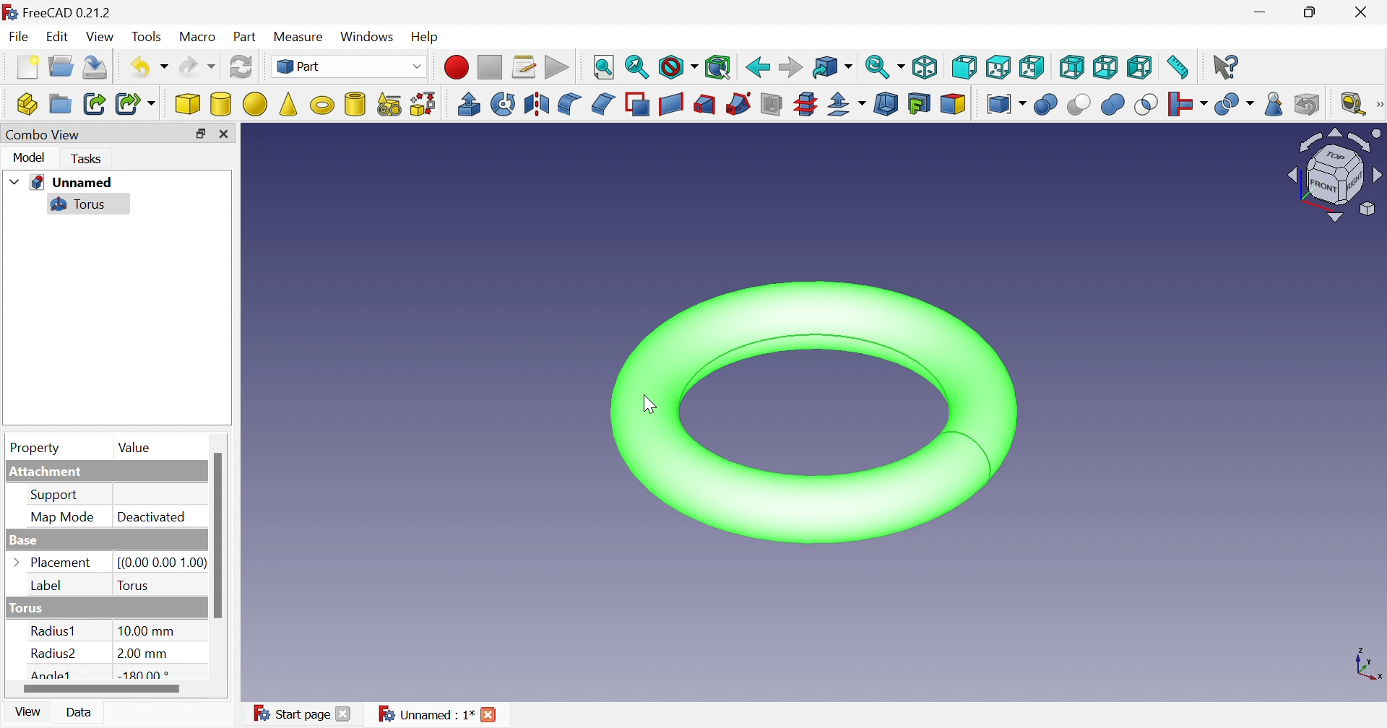  What do you see at coordinates (1226, 66) in the screenshot?
I see `What's this?` at bounding box center [1226, 66].